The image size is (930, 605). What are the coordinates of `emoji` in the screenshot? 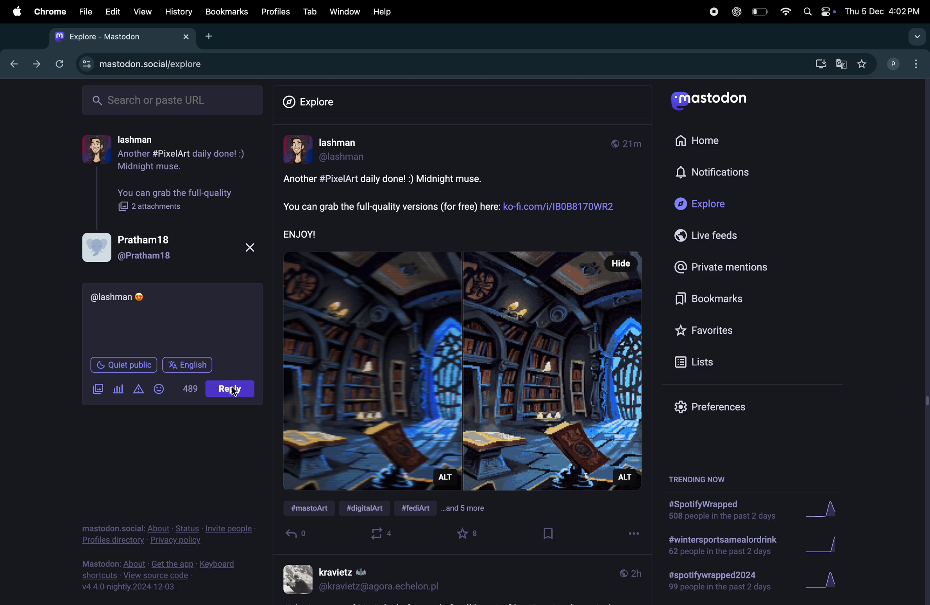 It's located at (235, 392).